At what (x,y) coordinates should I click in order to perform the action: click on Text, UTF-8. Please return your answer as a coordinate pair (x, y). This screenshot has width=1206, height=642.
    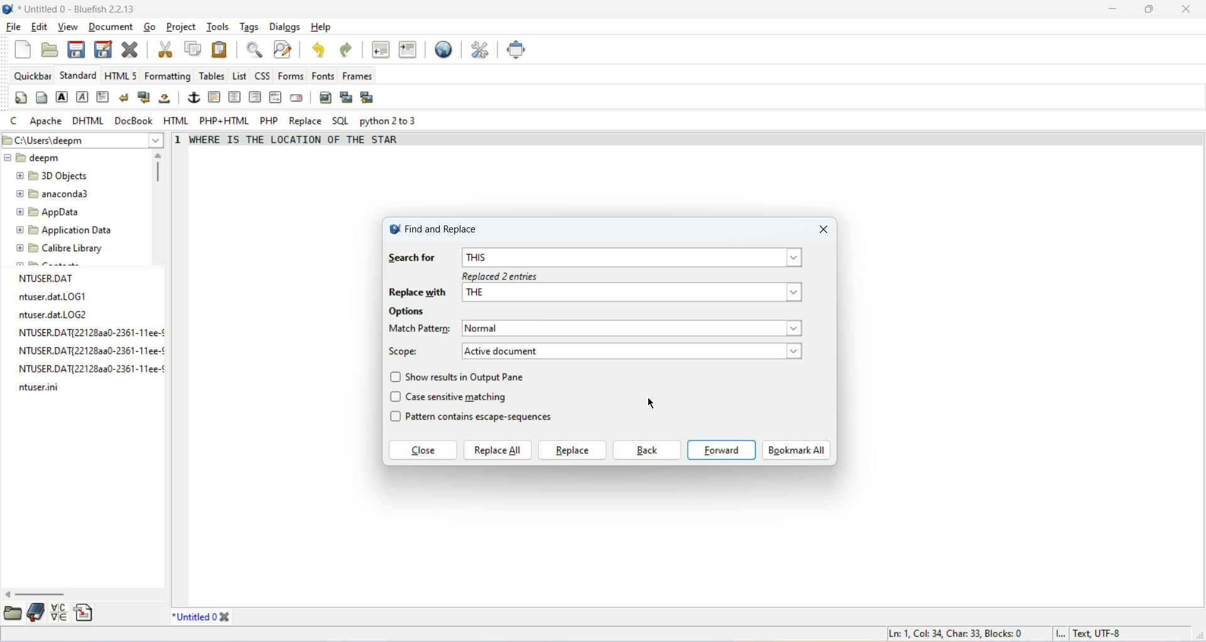
    Looking at the image, I should click on (1095, 634).